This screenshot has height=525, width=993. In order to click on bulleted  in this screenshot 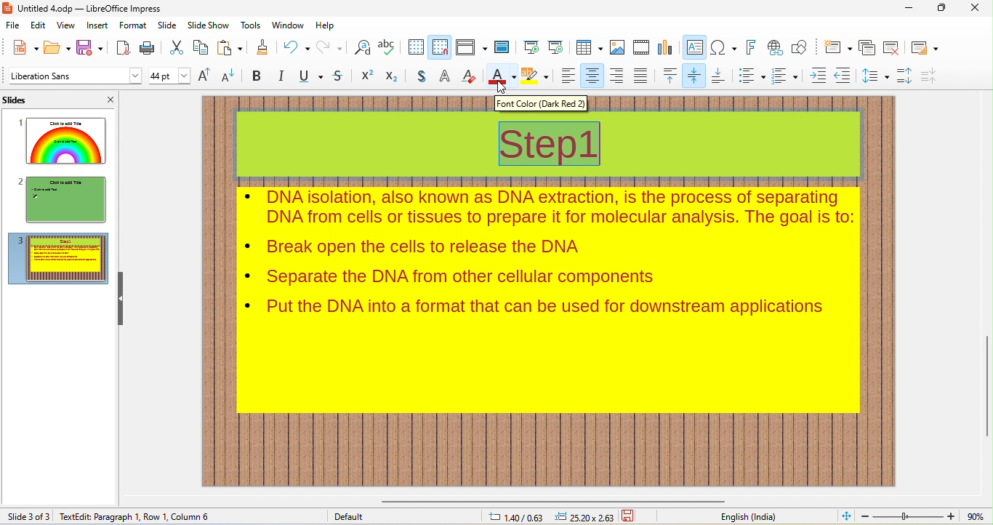, I will do `click(750, 76)`.